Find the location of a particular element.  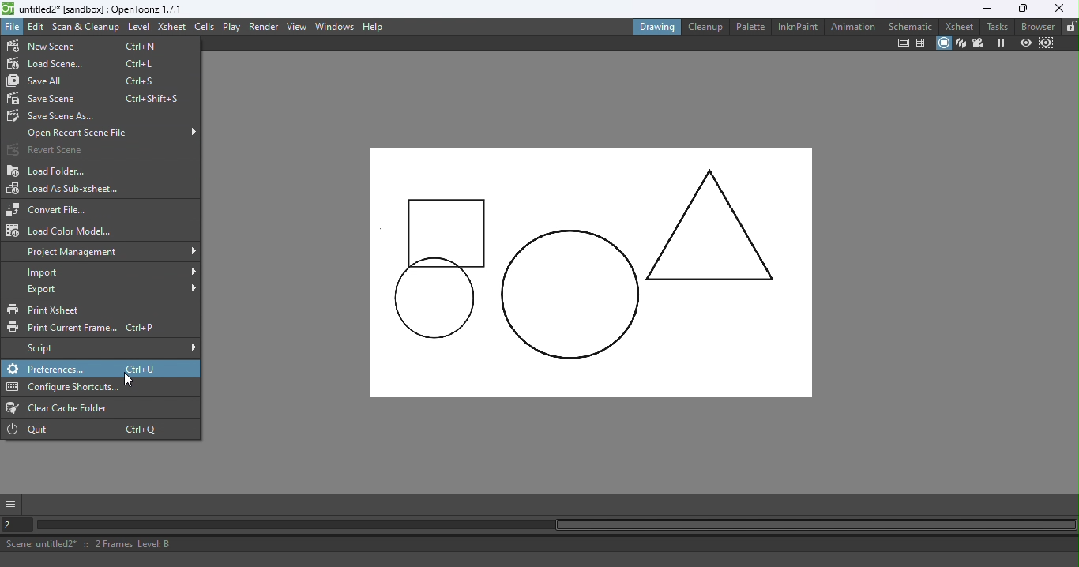

Load folder is located at coordinates (51, 170).